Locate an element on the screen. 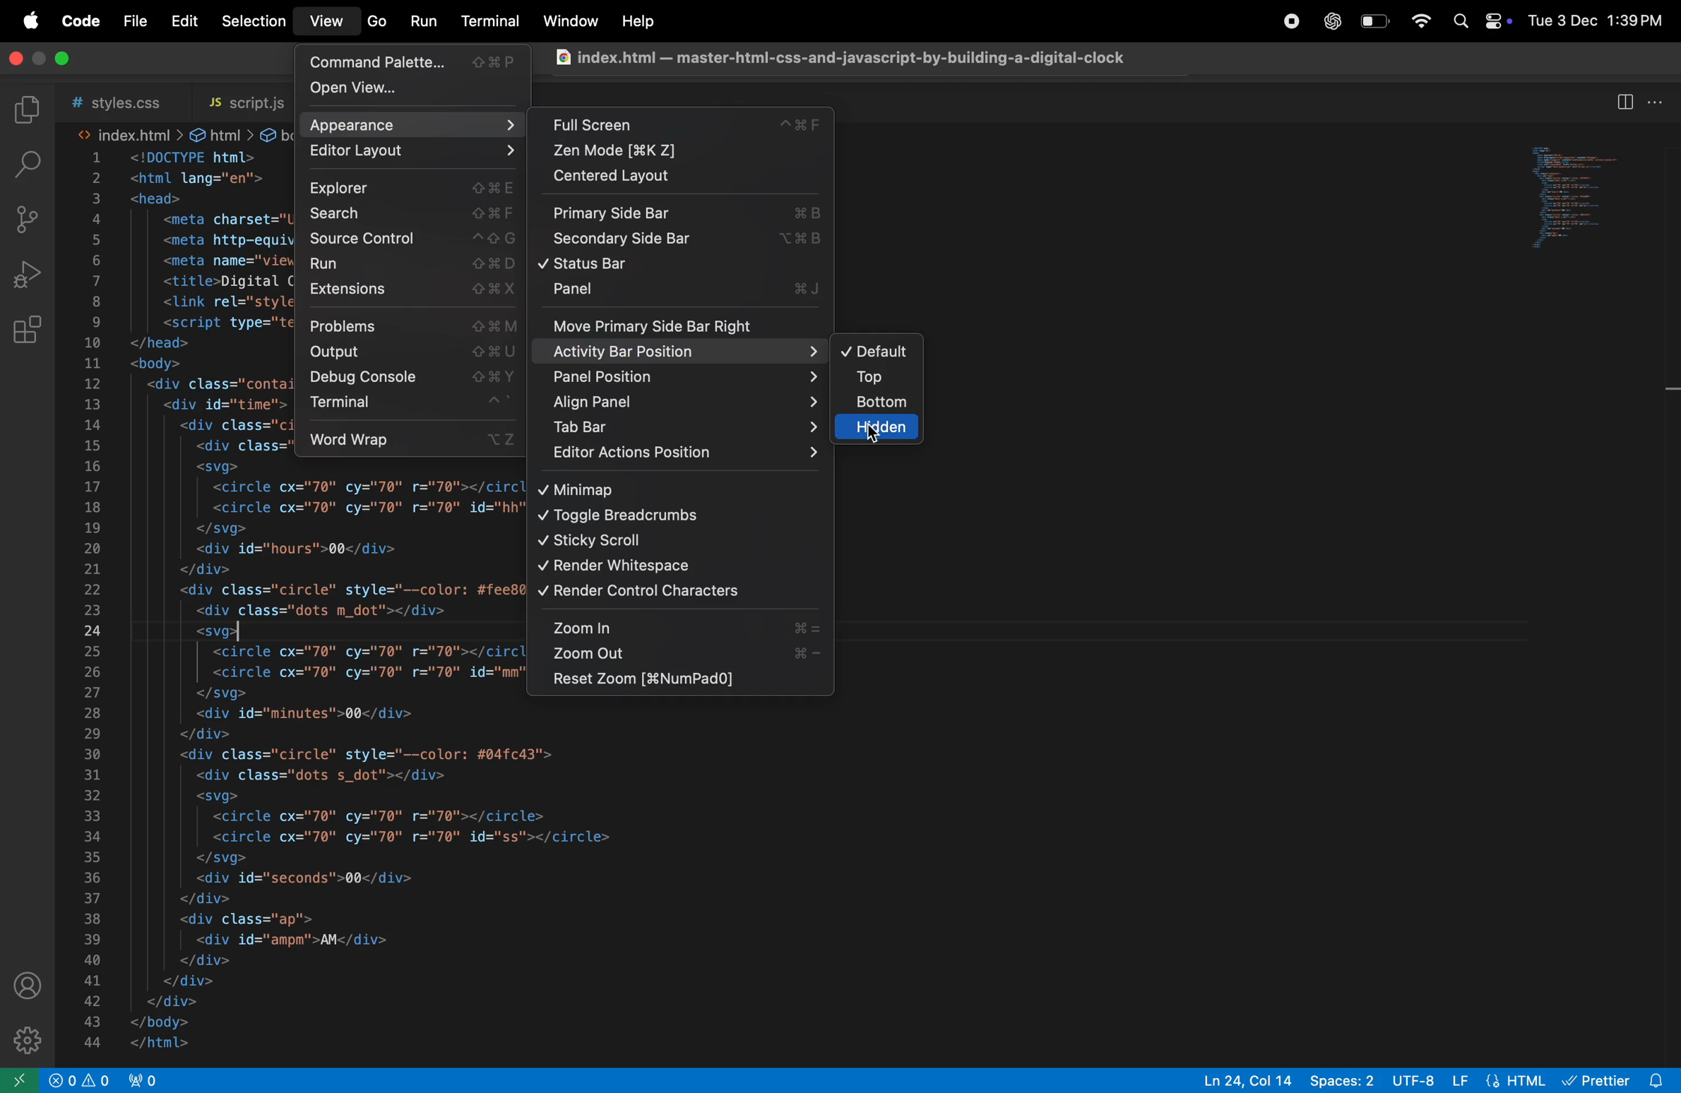 This screenshot has width=1681, height=1093. editpr action position is located at coordinates (687, 455).